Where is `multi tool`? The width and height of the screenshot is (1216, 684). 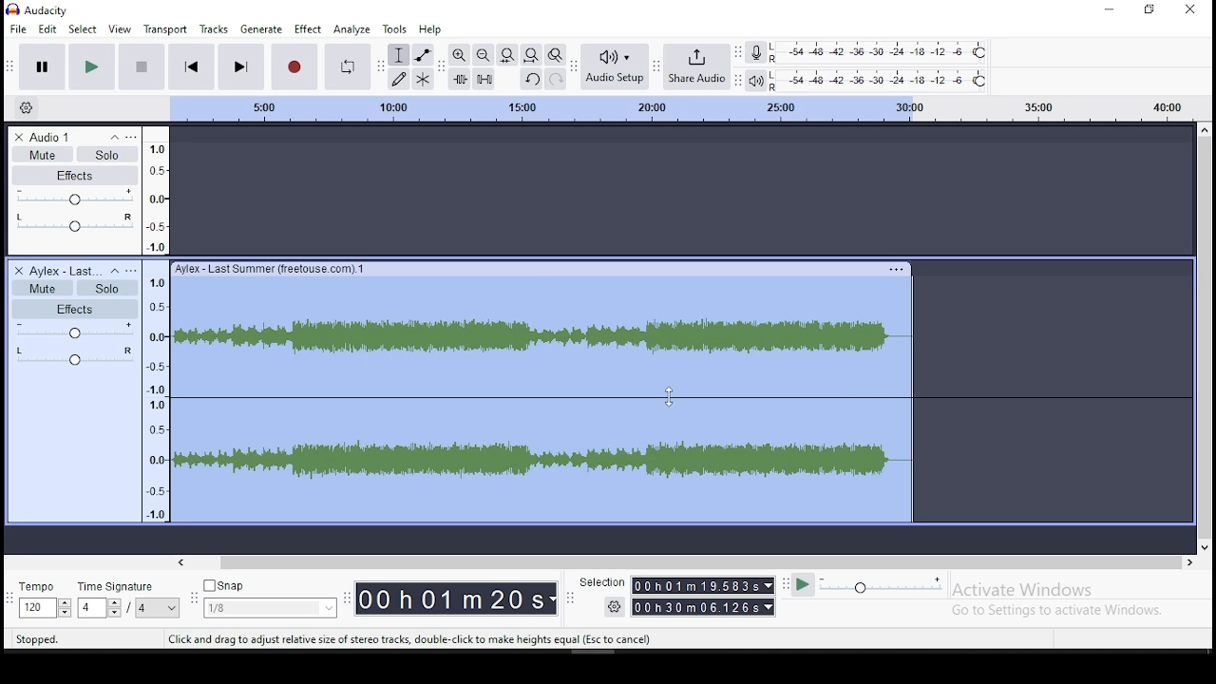 multi tool is located at coordinates (424, 80).